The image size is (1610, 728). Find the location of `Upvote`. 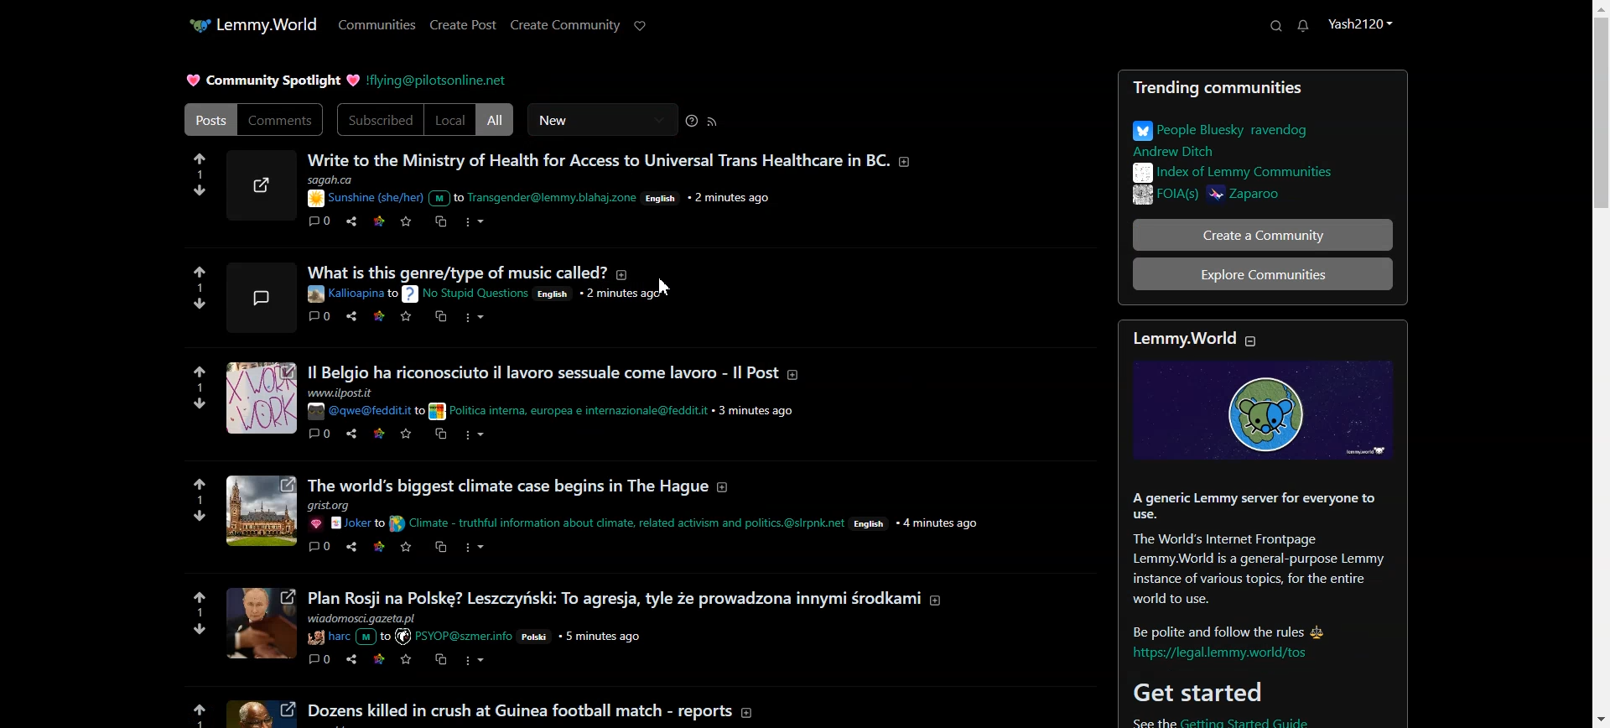

Upvote is located at coordinates (200, 158).